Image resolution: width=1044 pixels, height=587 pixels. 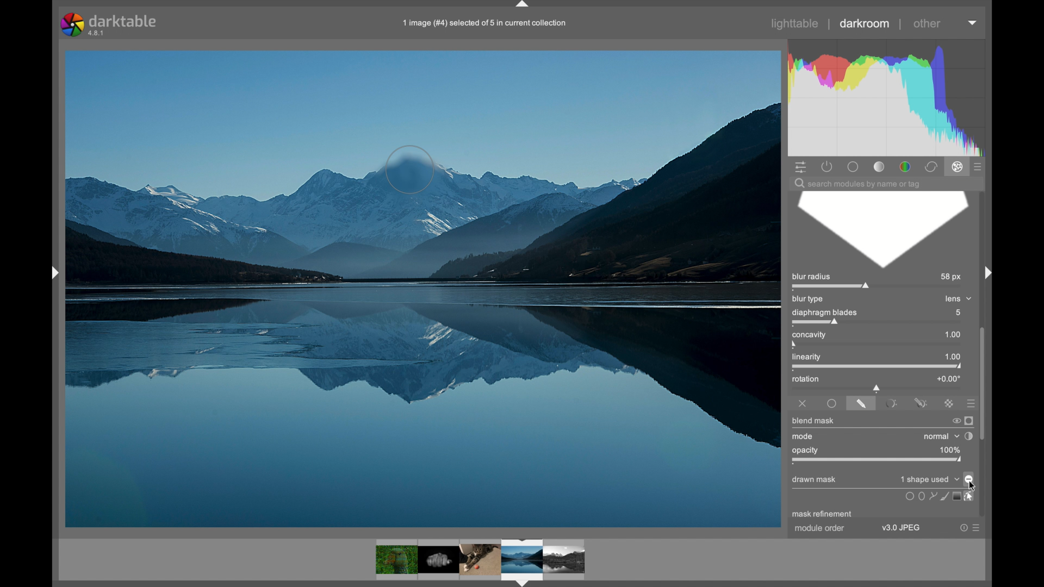 What do you see at coordinates (921, 401) in the screenshot?
I see `drawn and parametric mask` at bounding box center [921, 401].